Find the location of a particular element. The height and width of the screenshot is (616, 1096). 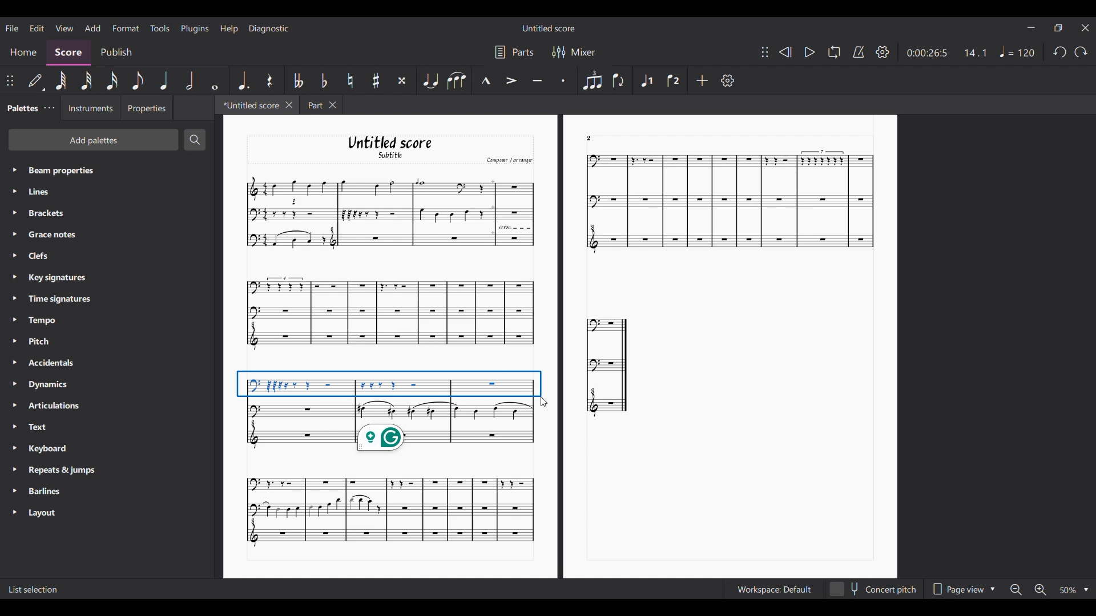

workspace Default is located at coordinates (772, 590).